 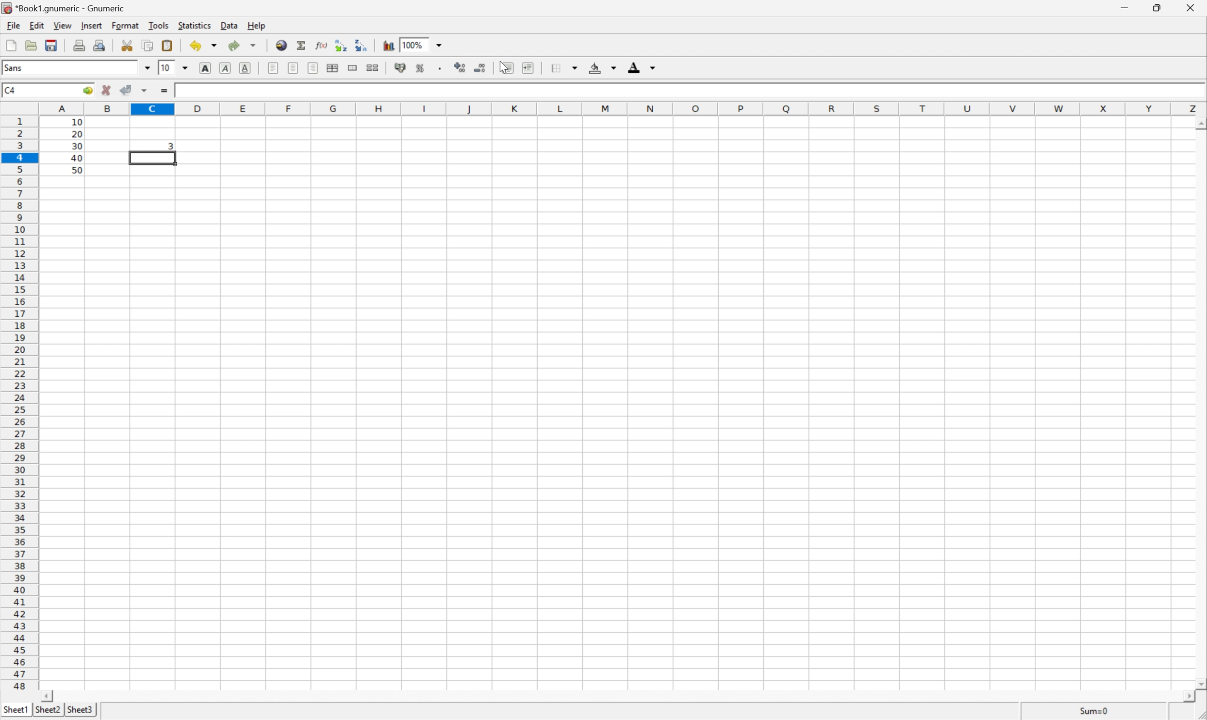 I want to click on Close, so click(x=1190, y=7).